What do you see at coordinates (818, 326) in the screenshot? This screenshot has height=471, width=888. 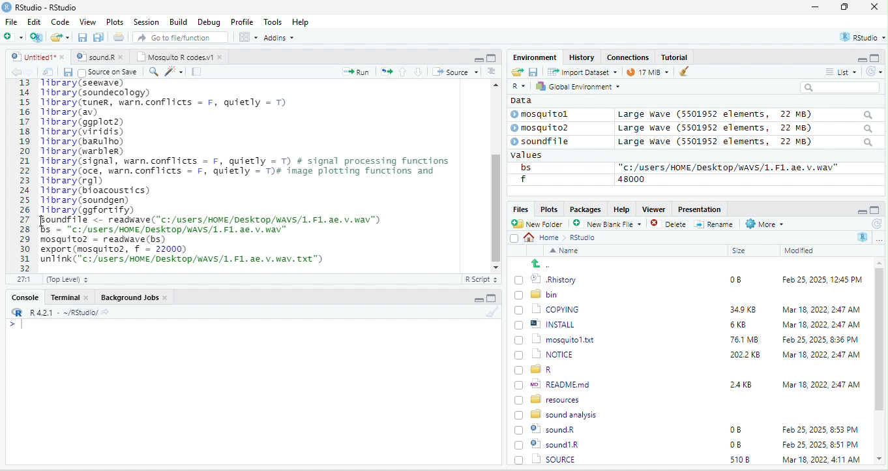 I see `Mar 18, 2022, 2:47 AM` at bounding box center [818, 326].